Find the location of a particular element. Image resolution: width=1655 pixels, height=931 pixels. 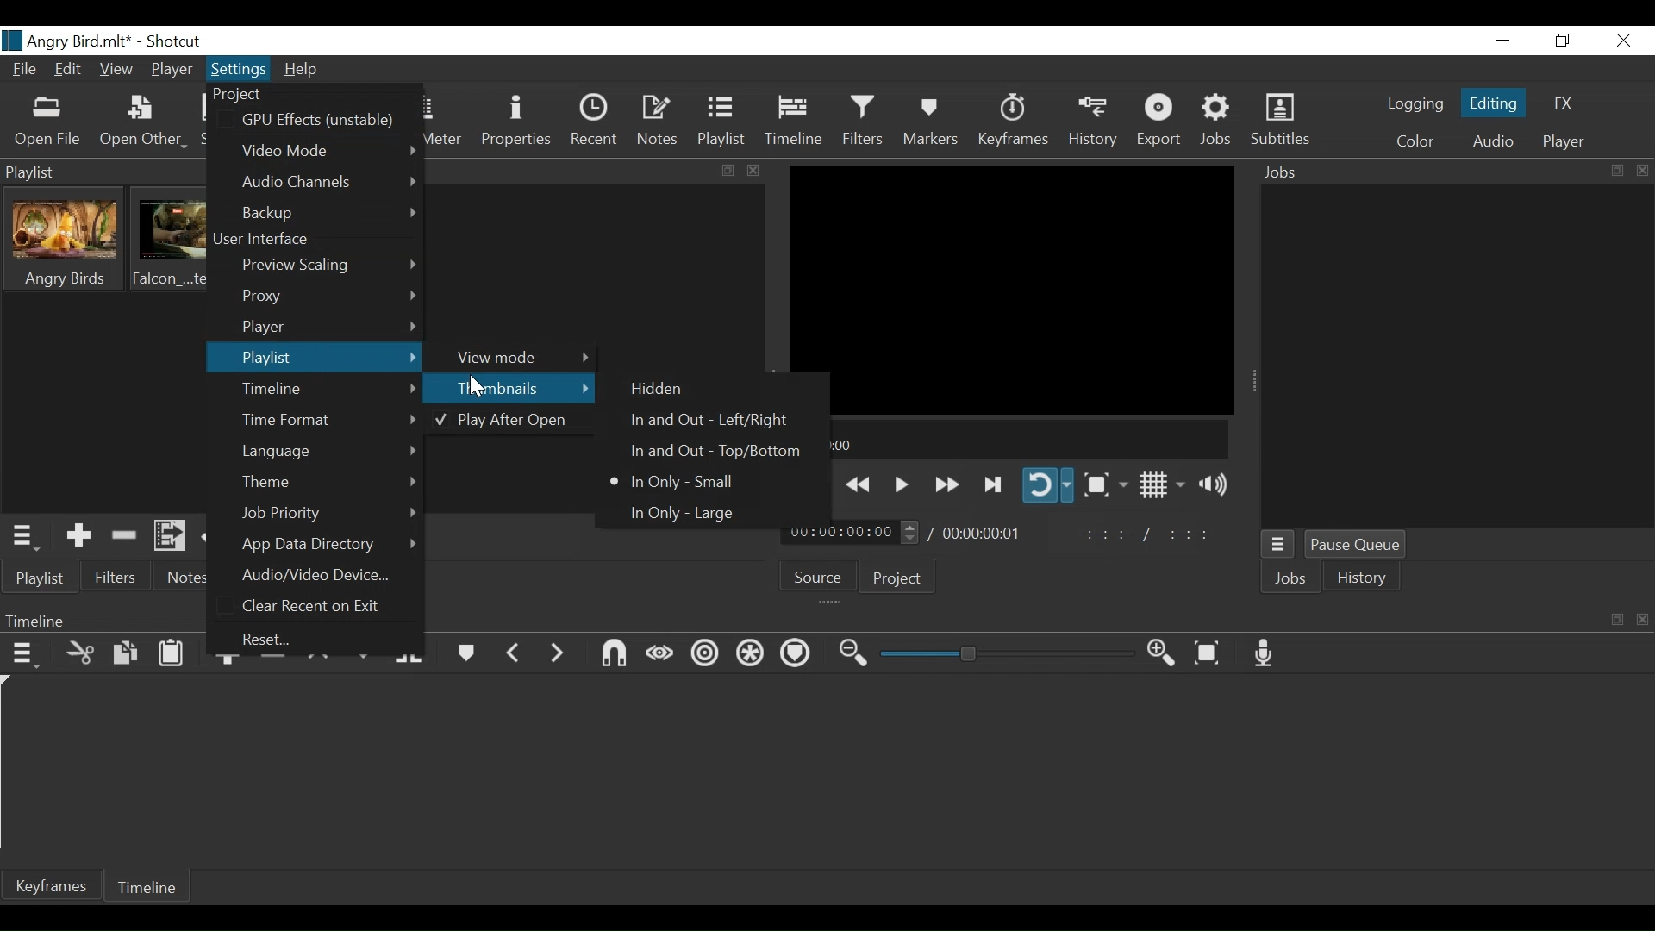

Recent is located at coordinates (593, 123).